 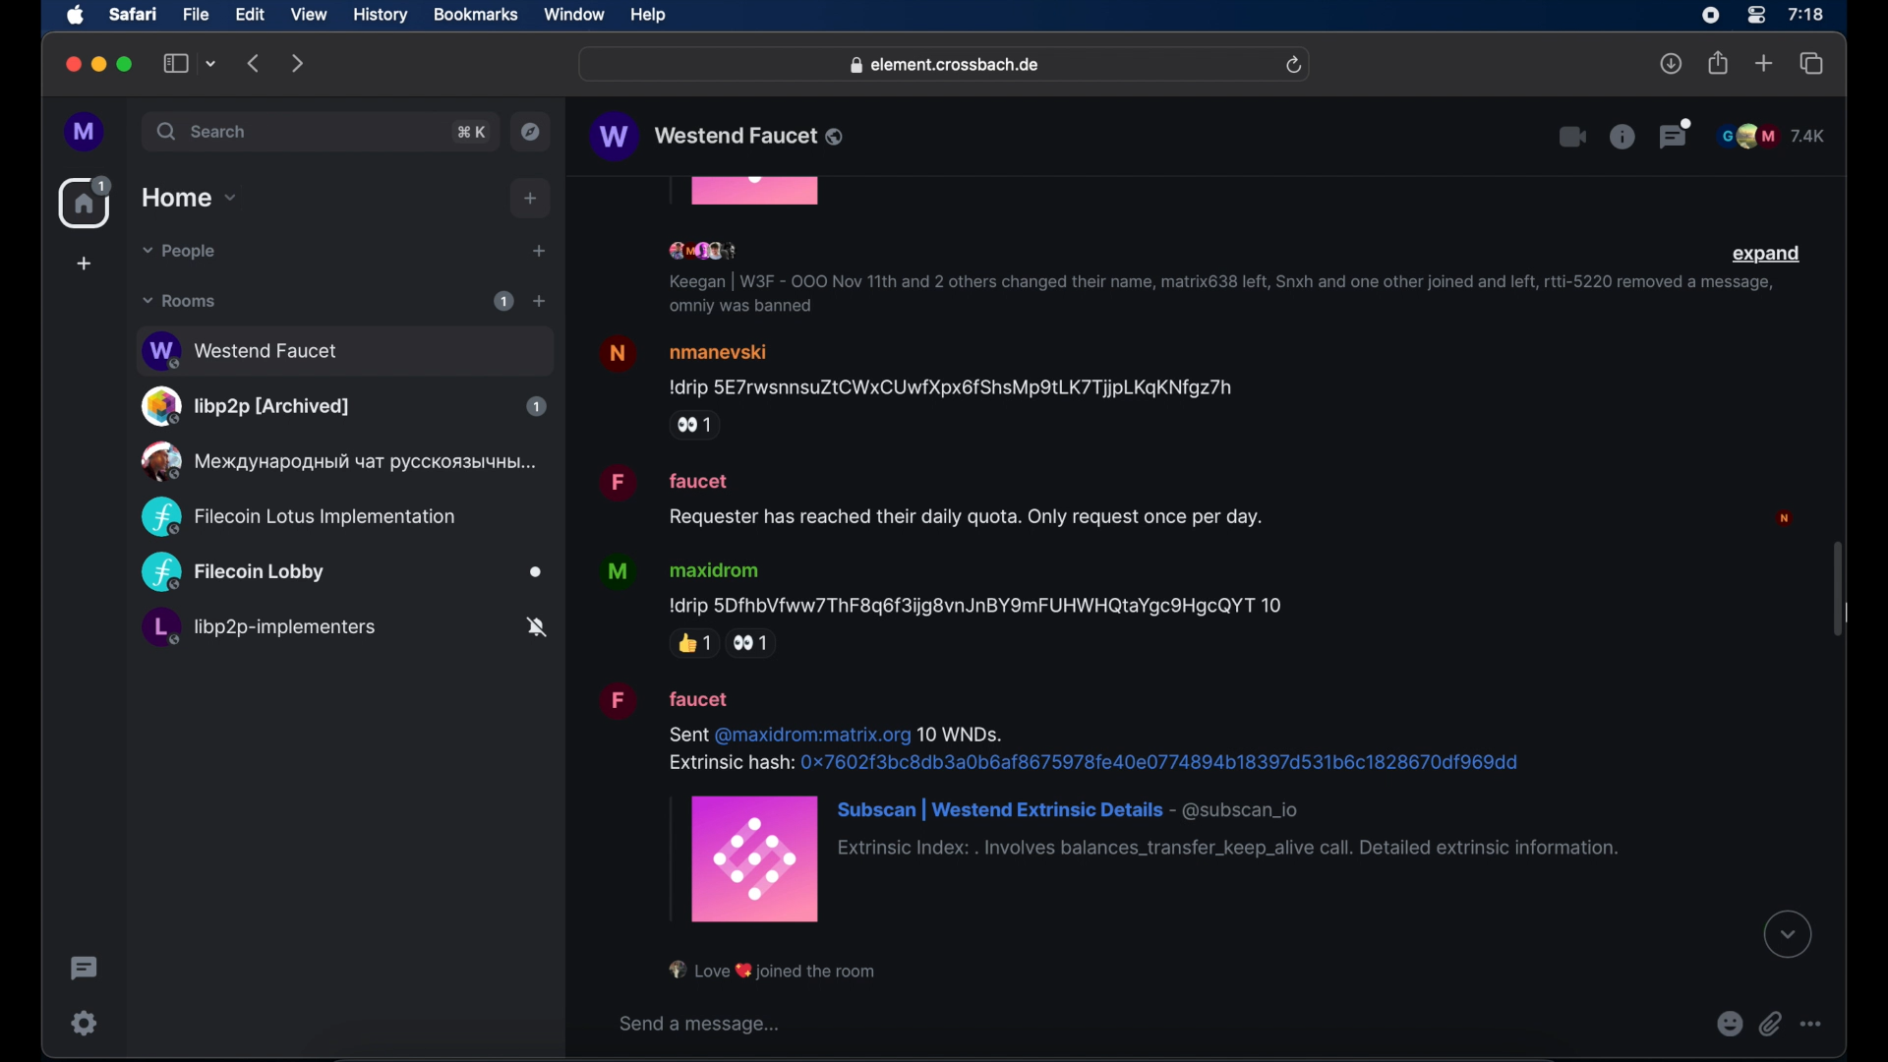 What do you see at coordinates (574, 15) in the screenshot?
I see `window` at bounding box center [574, 15].